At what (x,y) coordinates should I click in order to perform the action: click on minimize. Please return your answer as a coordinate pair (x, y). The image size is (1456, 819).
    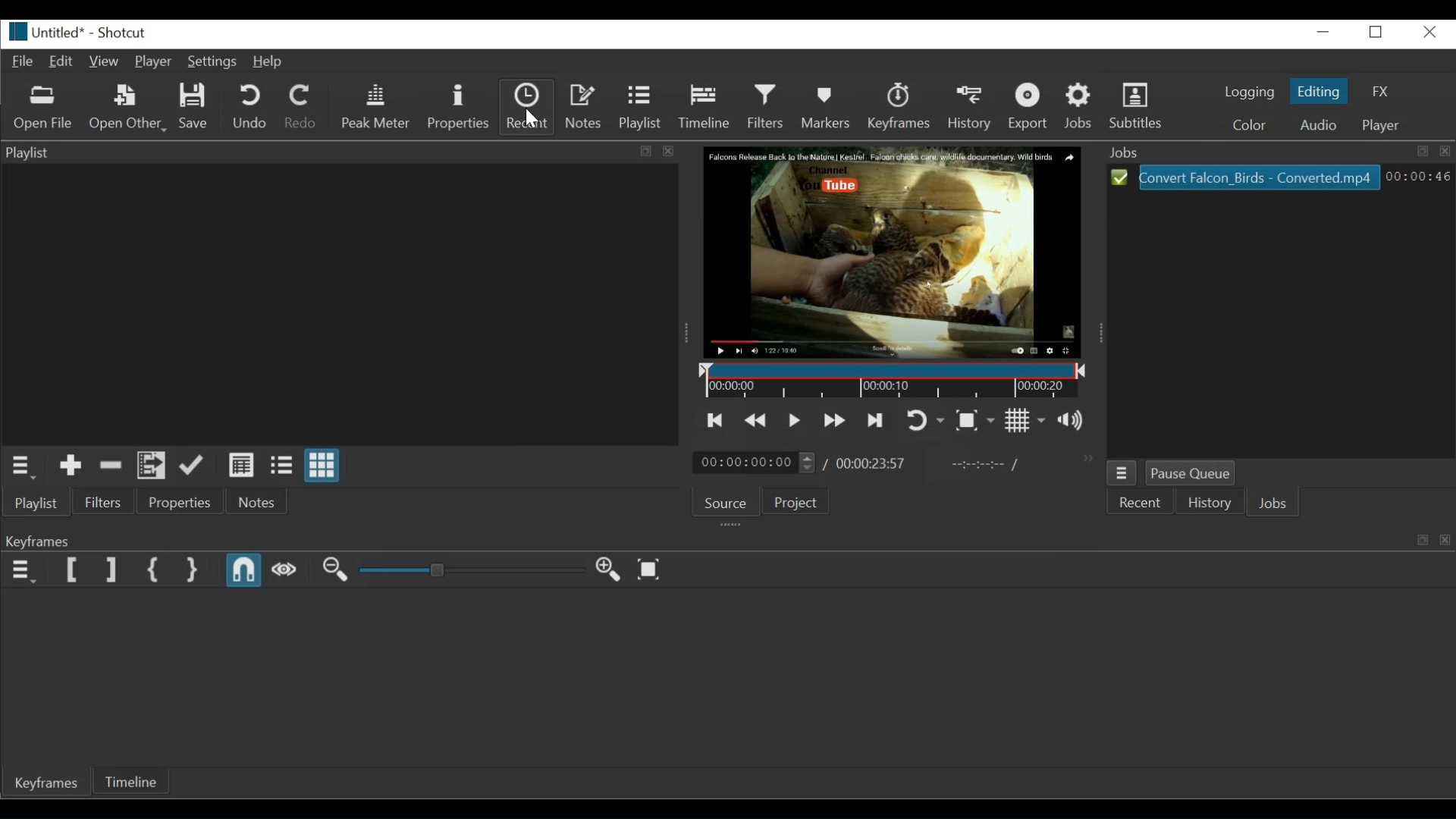
    Looking at the image, I should click on (1310, 30).